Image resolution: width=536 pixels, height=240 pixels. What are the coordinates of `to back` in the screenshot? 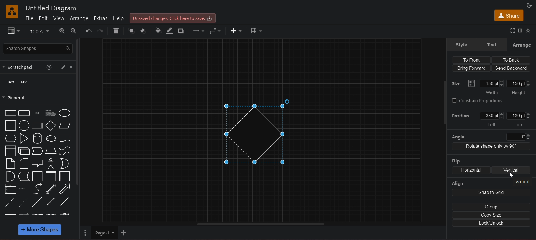 It's located at (510, 60).